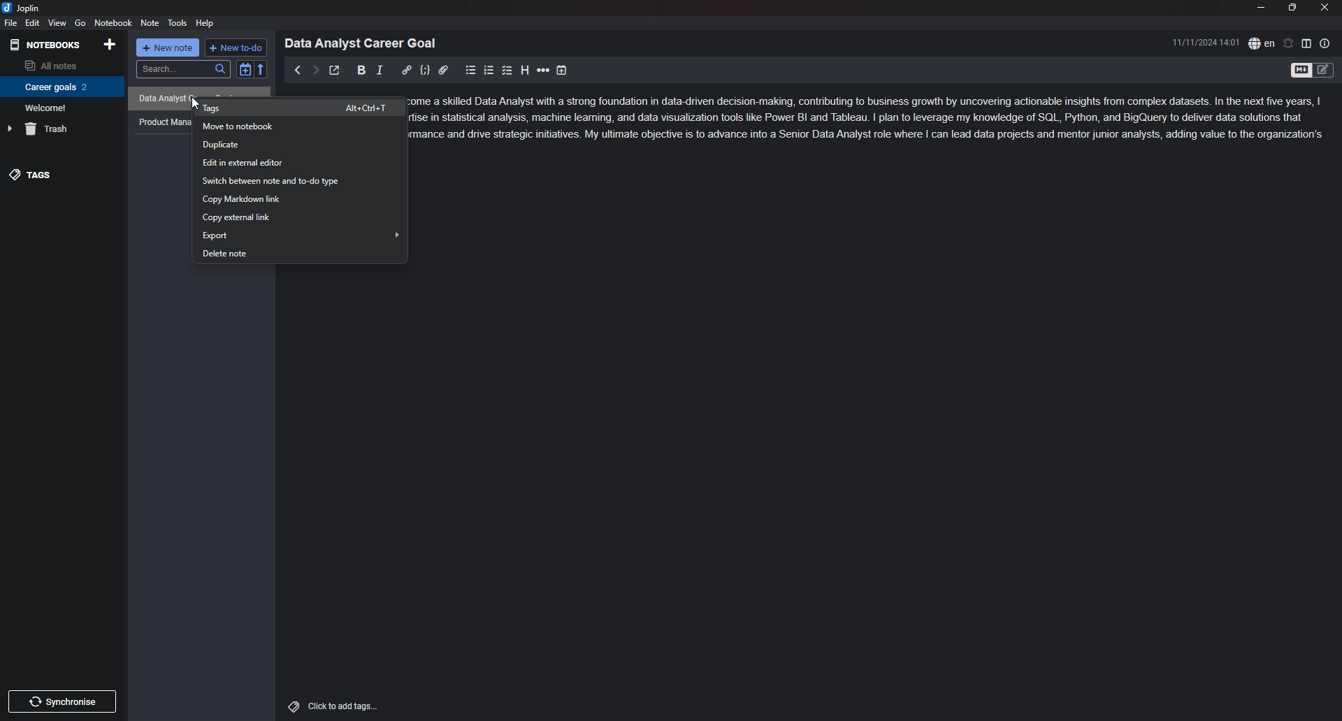  Describe the element at coordinates (302, 181) in the screenshot. I see `switch between note and to-do type` at that location.